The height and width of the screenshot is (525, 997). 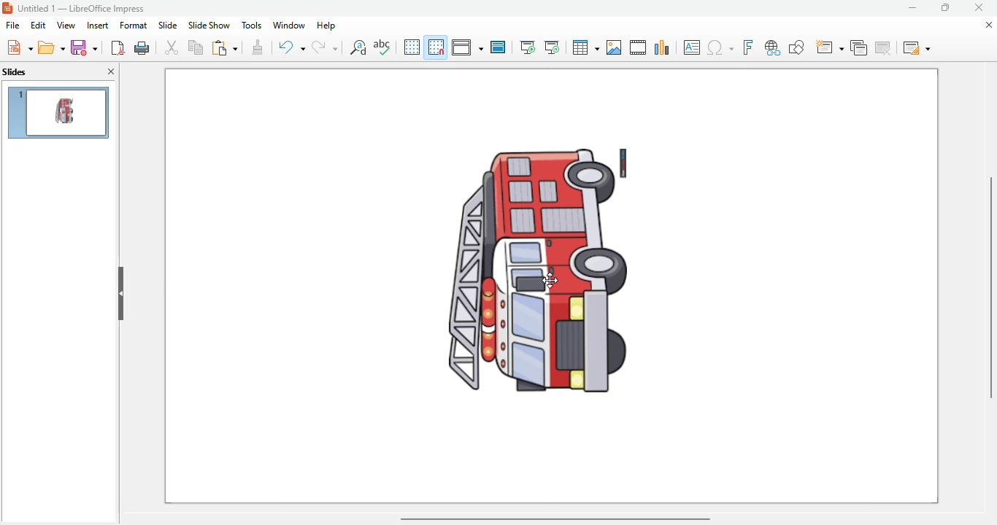 What do you see at coordinates (720, 47) in the screenshot?
I see `insert special characters` at bounding box center [720, 47].